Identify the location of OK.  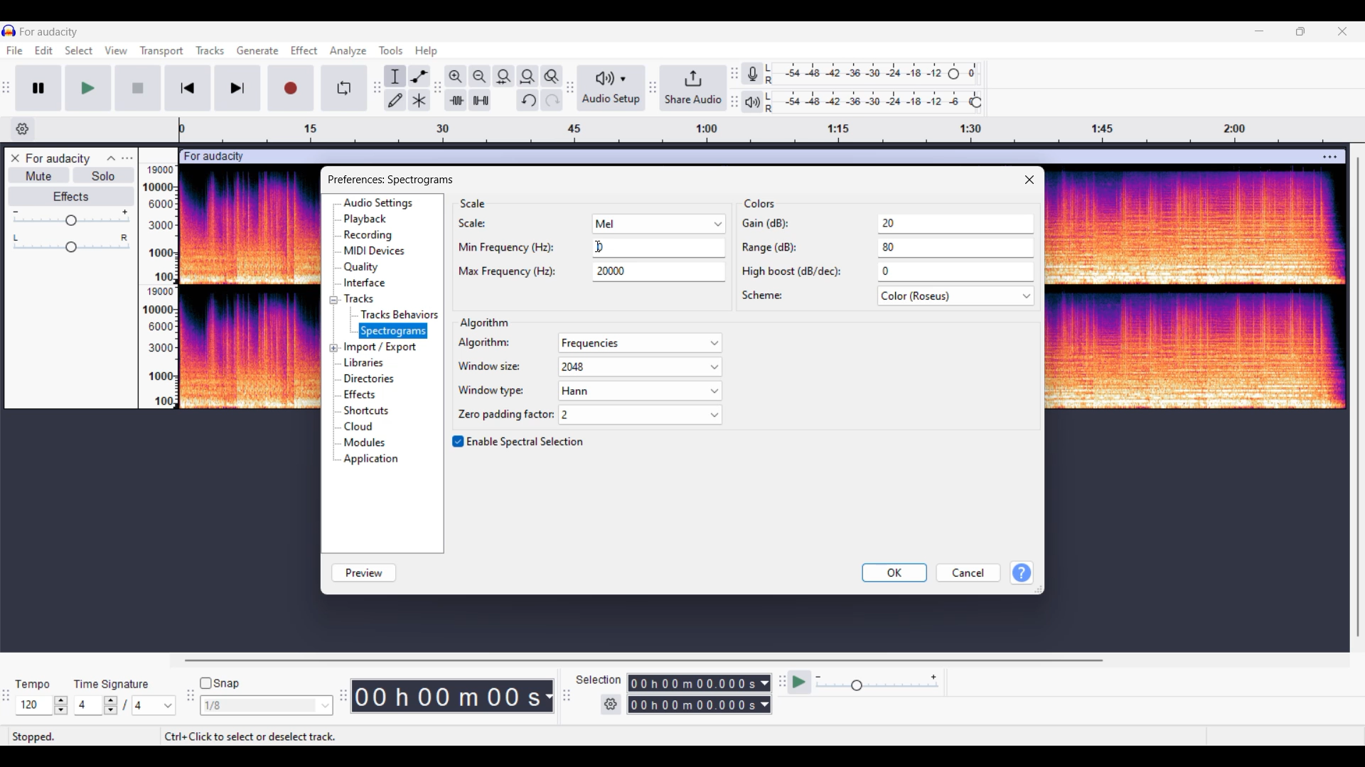
(894, 572).